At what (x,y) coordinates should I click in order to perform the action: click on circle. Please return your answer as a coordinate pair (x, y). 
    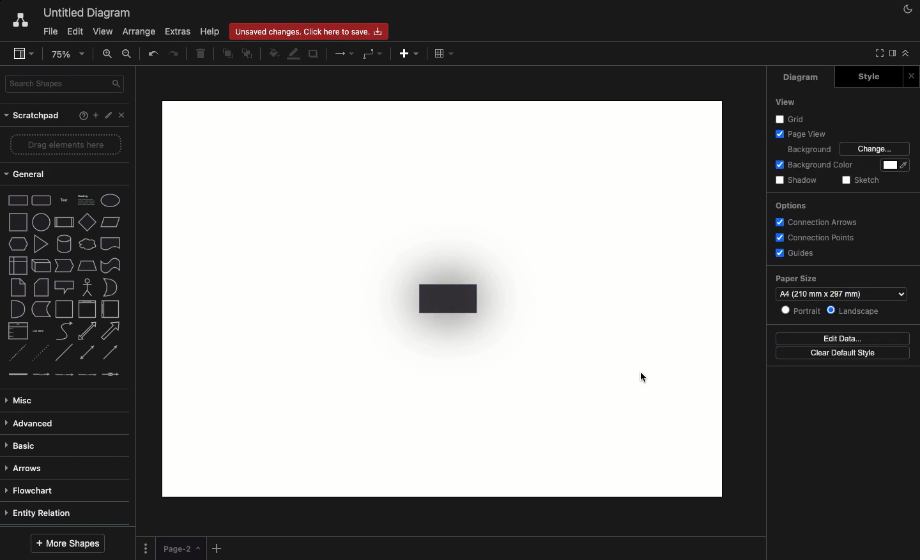
    Looking at the image, I should click on (42, 222).